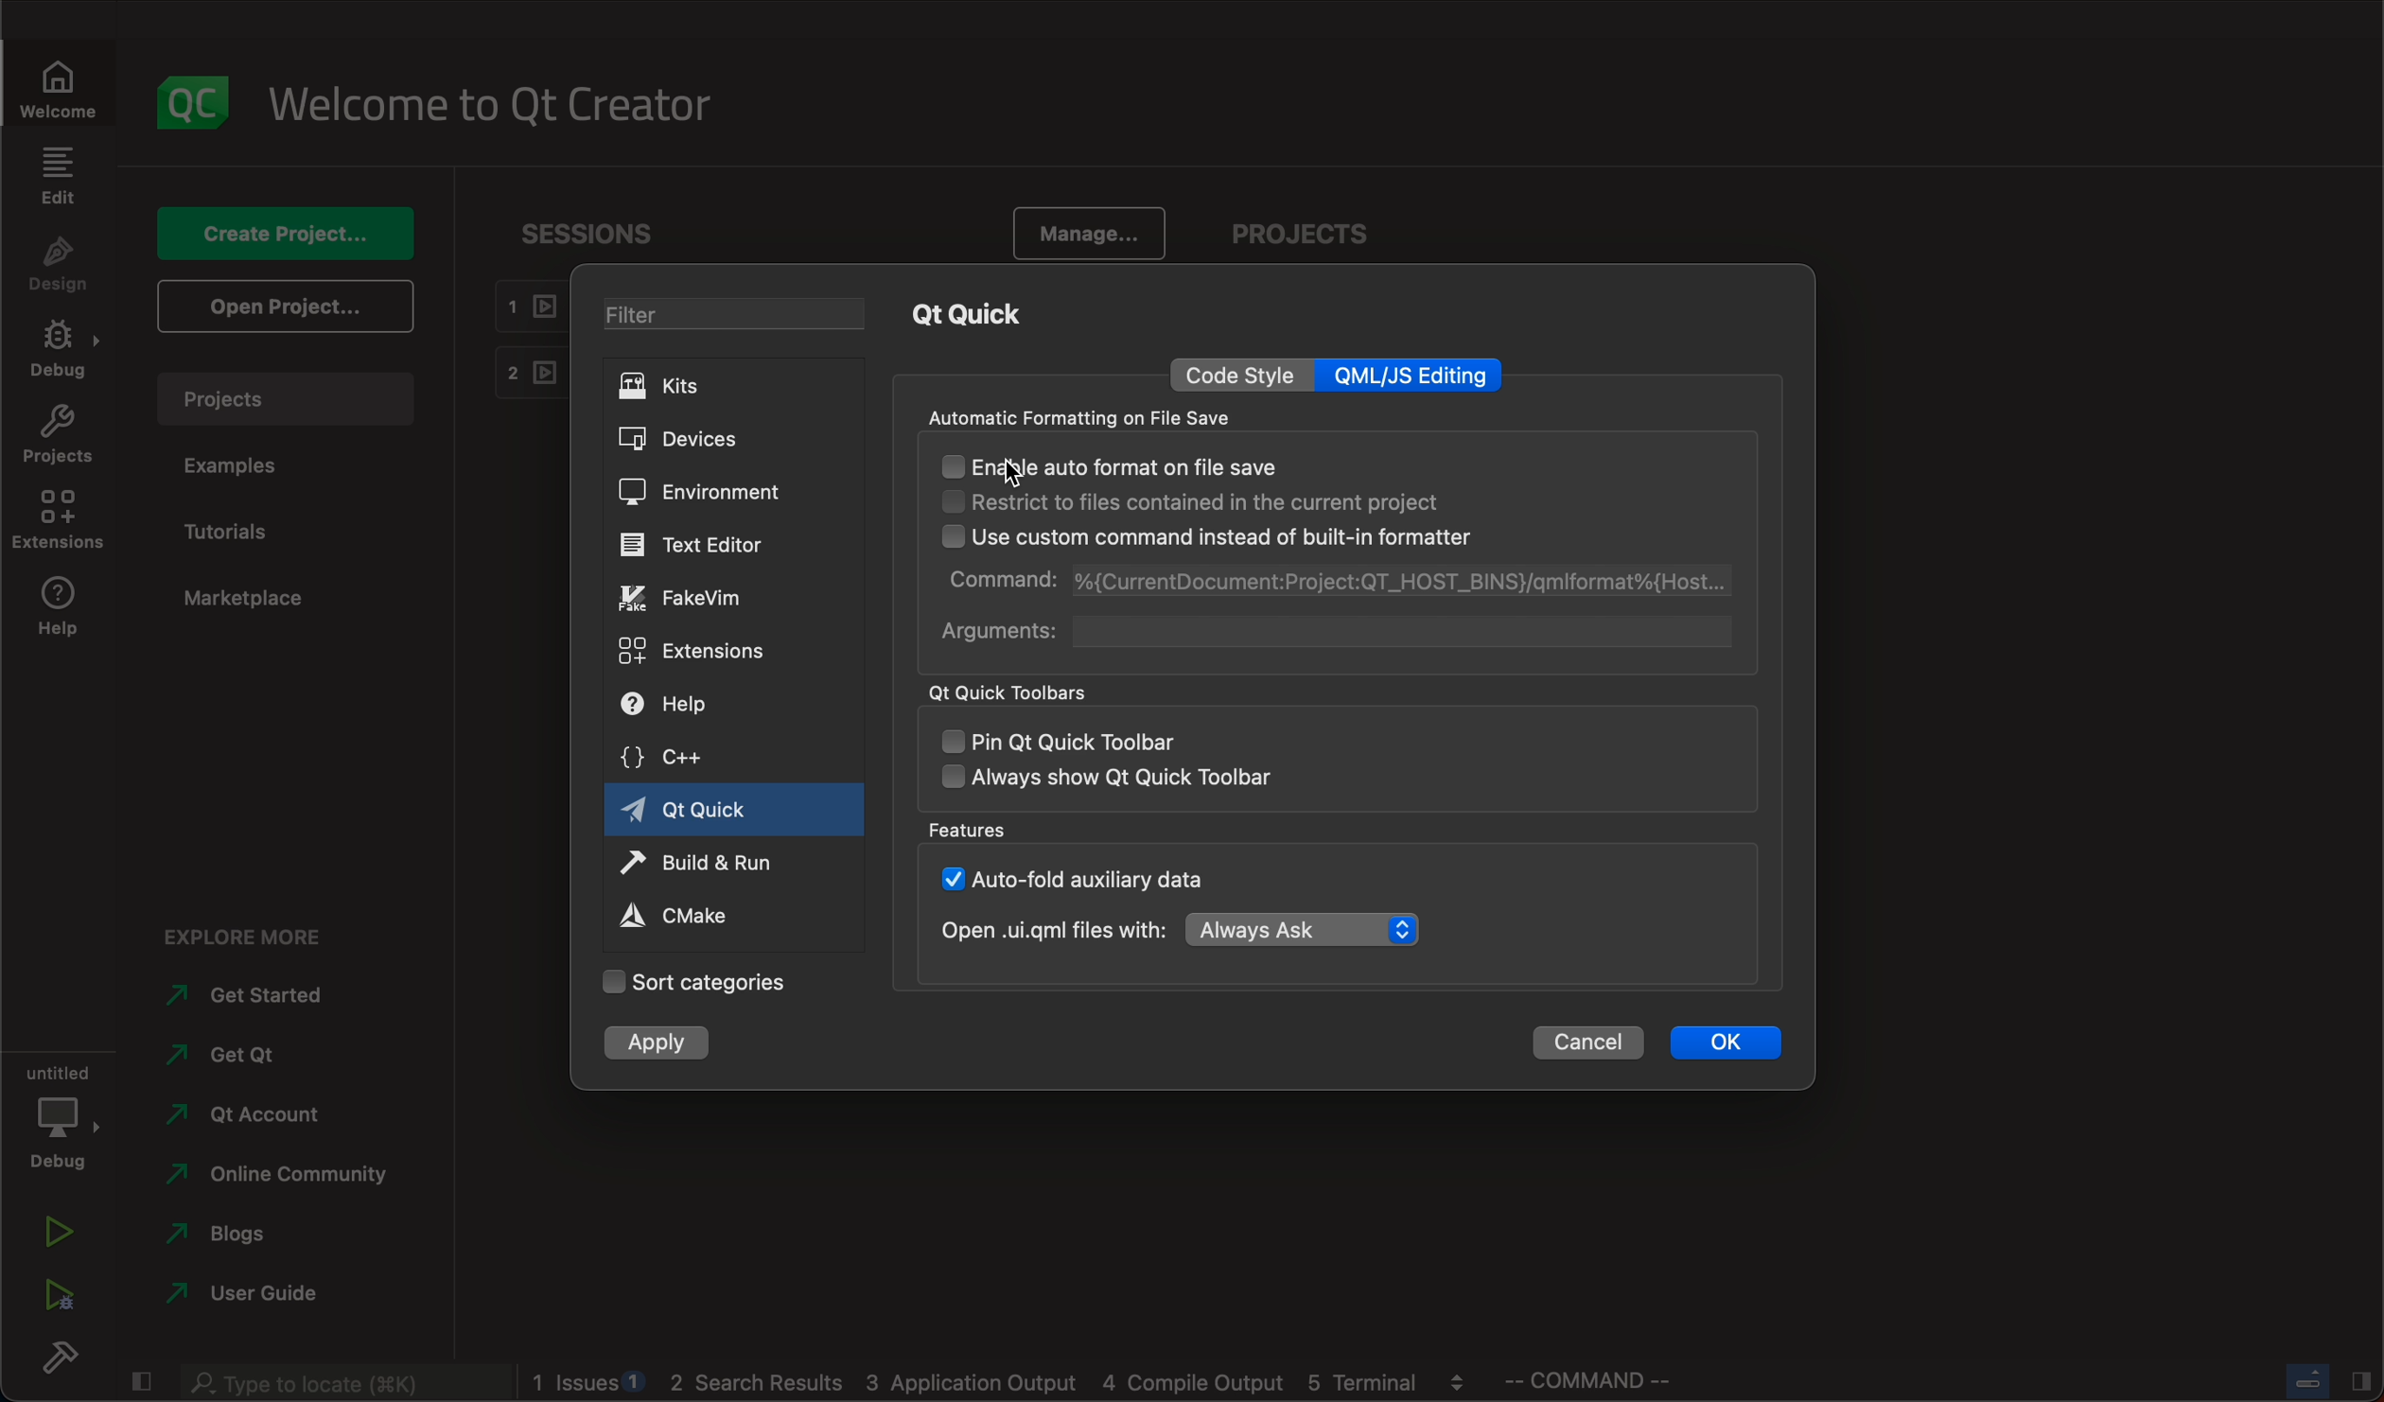  What do you see at coordinates (2323, 1379) in the screenshot?
I see `close slide bar` at bounding box center [2323, 1379].